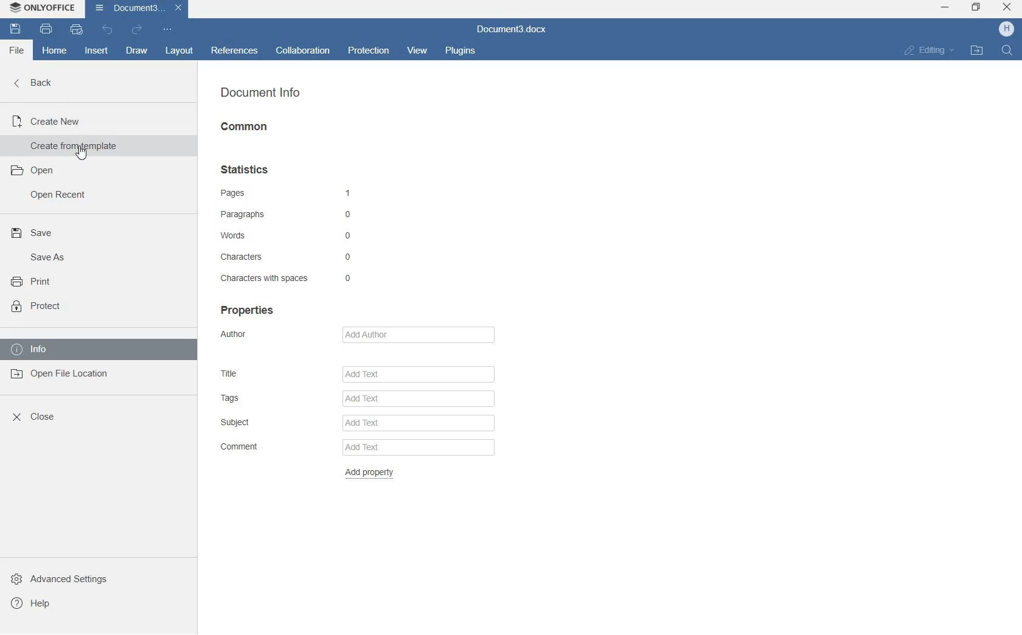 This screenshot has width=1022, height=635. What do you see at coordinates (137, 50) in the screenshot?
I see `draw` at bounding box center [137, 50].